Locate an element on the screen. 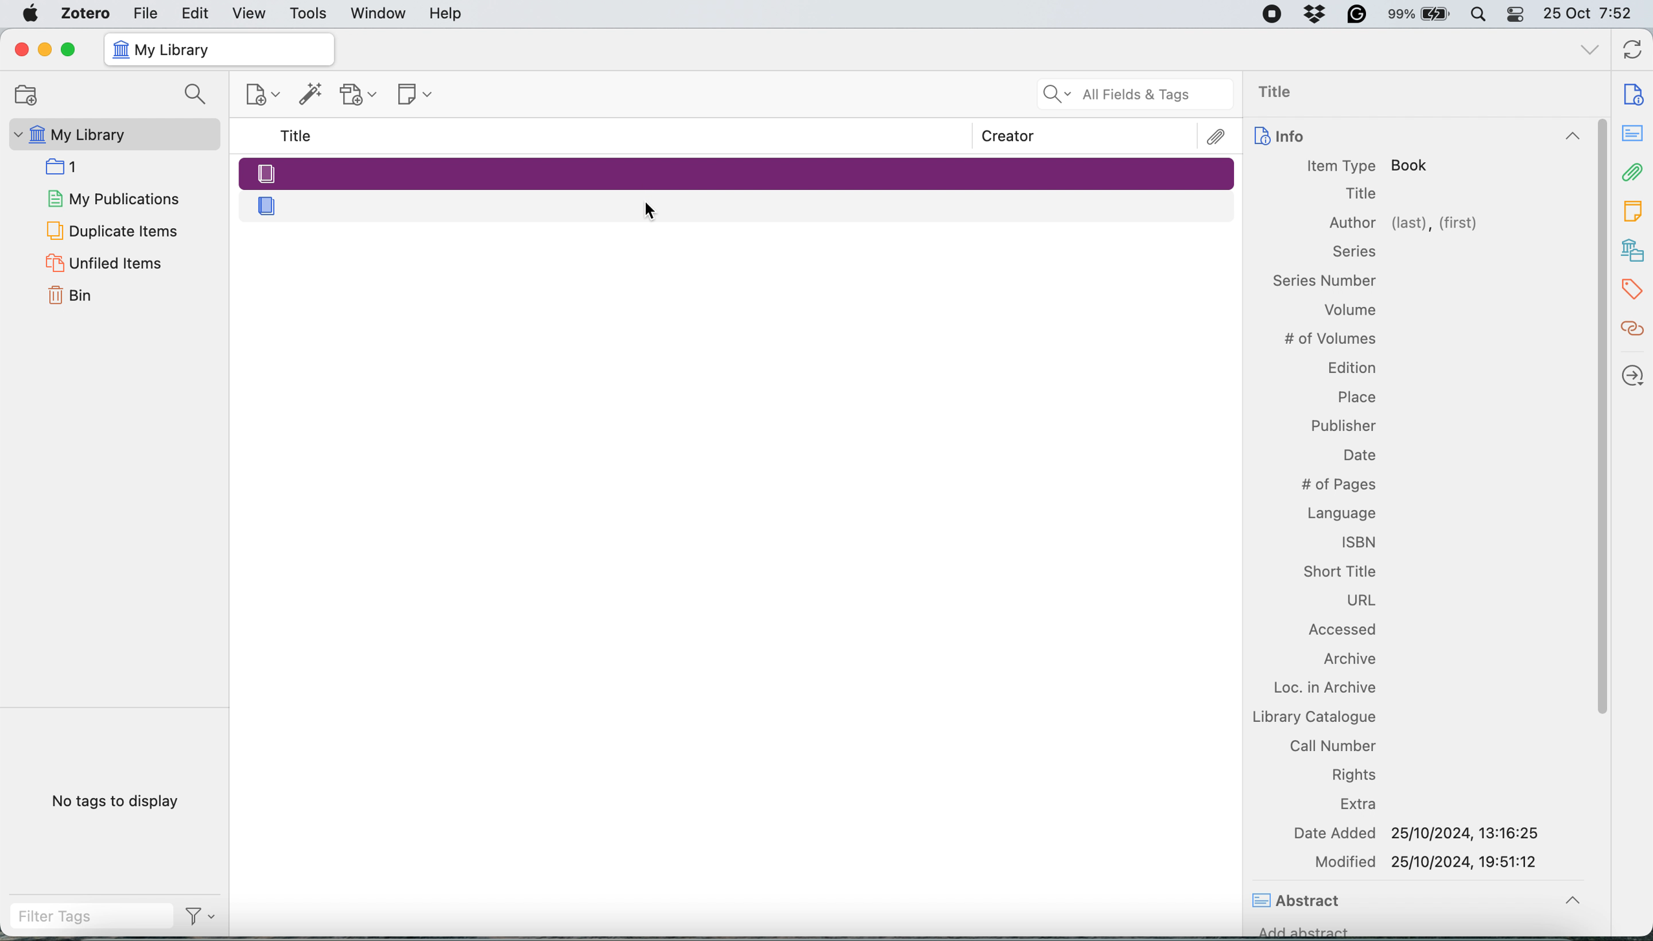 The image size is (1653, 941). Add abstract  is located at coordinates (1304, 935).